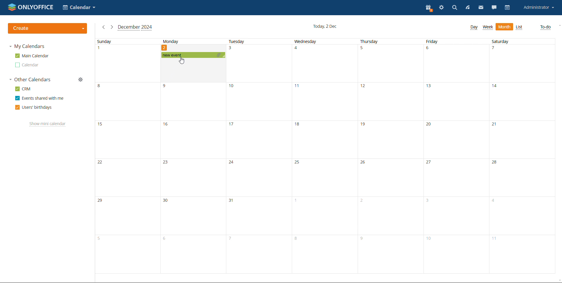  What do you see at coordinates (232, 201) in the screenshot?
I see `31` at bounding box center [232, 201].